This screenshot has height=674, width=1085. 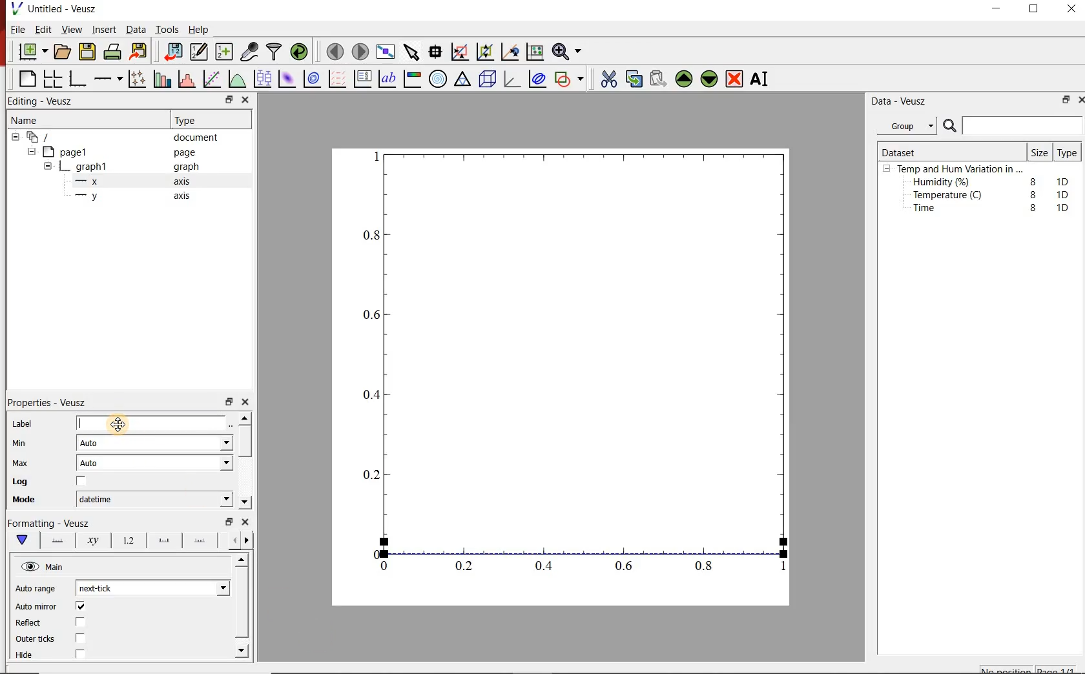 What do you see at coordinates (36, 121) in the screenshot?
I see `Name` at bounding box center [36, 121].